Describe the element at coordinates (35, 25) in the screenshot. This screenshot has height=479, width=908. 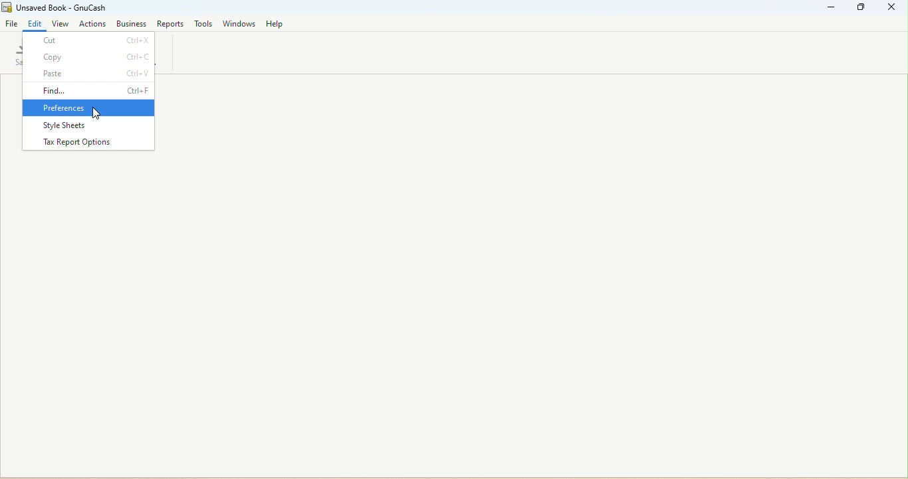
I see `Edit` at that location.